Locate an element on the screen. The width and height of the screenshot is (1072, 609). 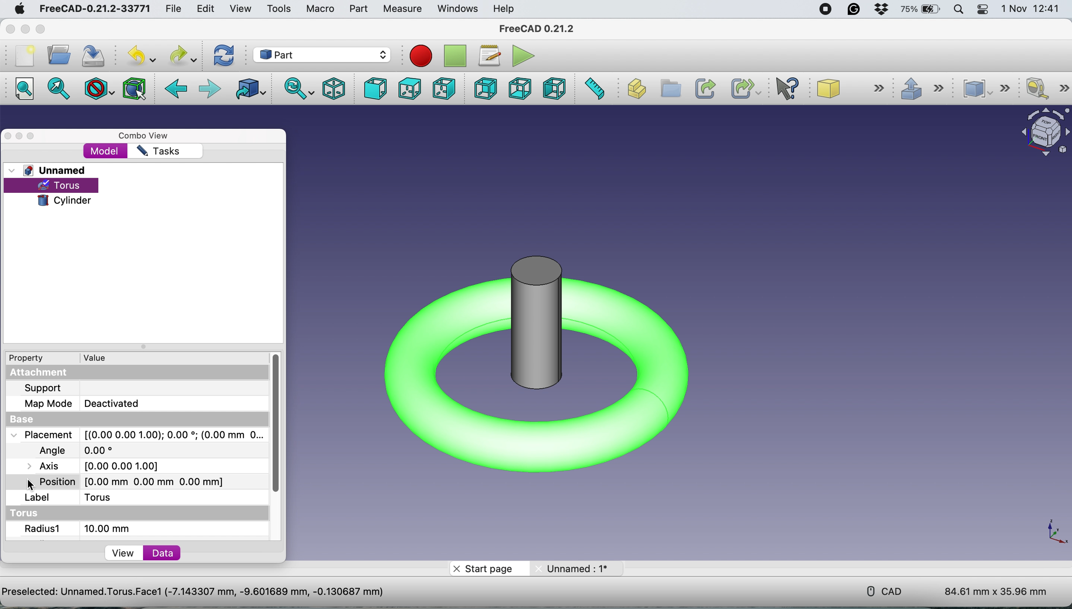
view is located at coordinates (123, 553).